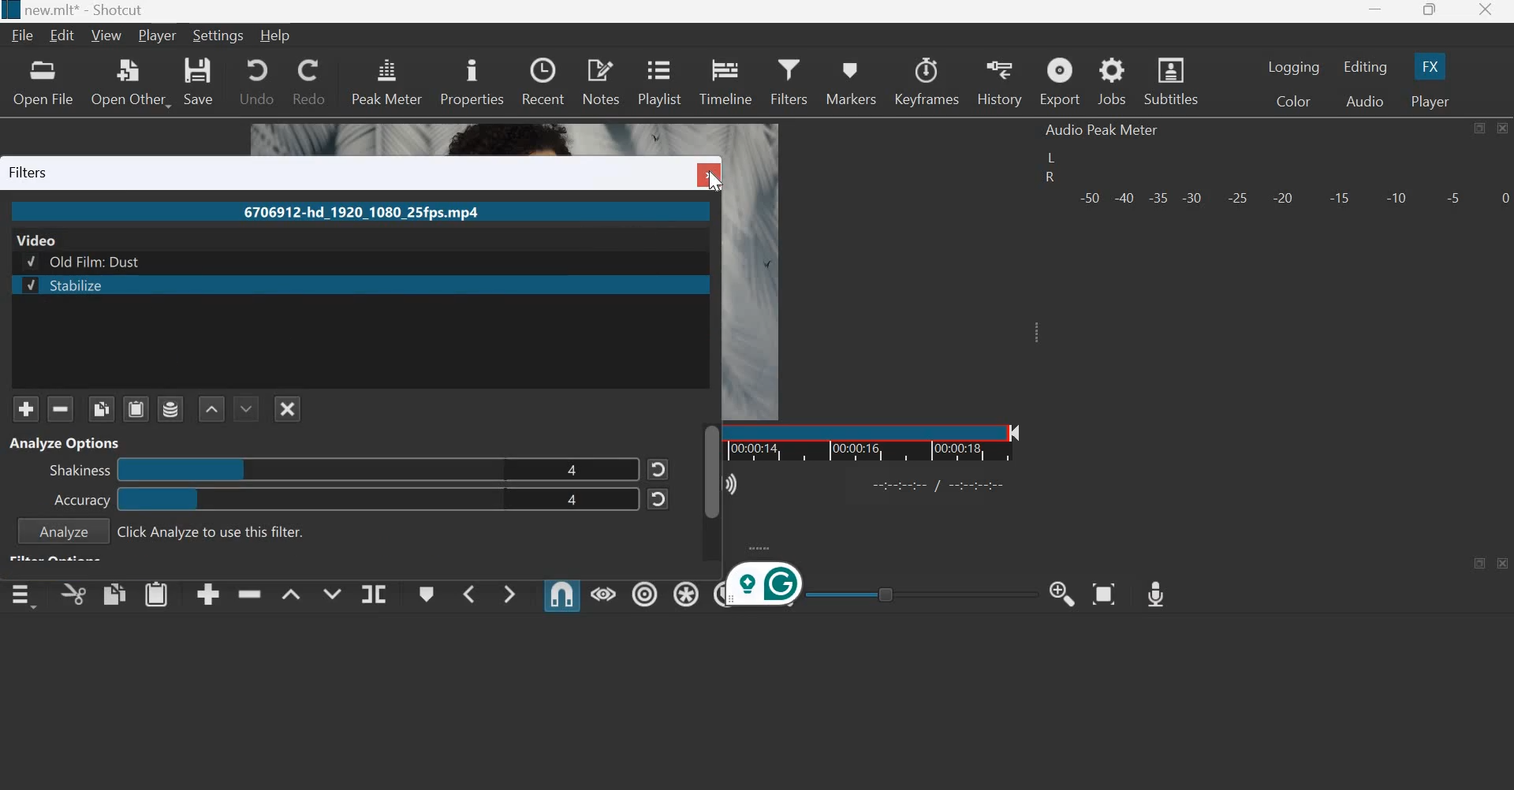 The image size is (1514, 790). I want to click on in point, so click(942, 487).